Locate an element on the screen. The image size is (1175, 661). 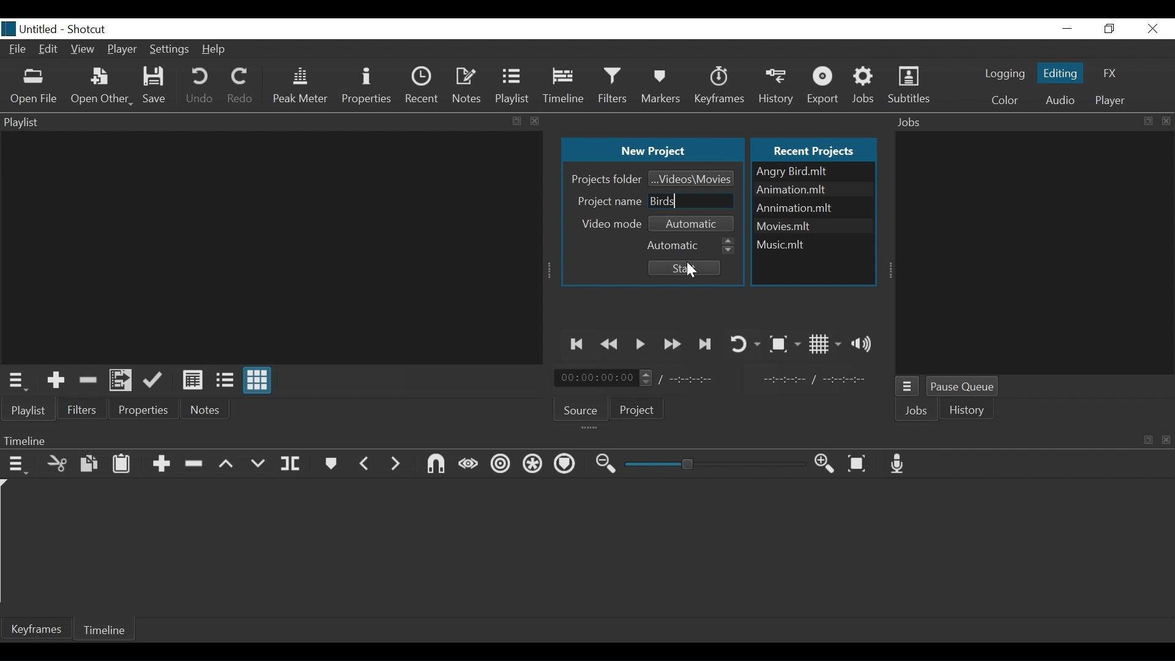
Skip to the next point is located at coordinates (706, 344).